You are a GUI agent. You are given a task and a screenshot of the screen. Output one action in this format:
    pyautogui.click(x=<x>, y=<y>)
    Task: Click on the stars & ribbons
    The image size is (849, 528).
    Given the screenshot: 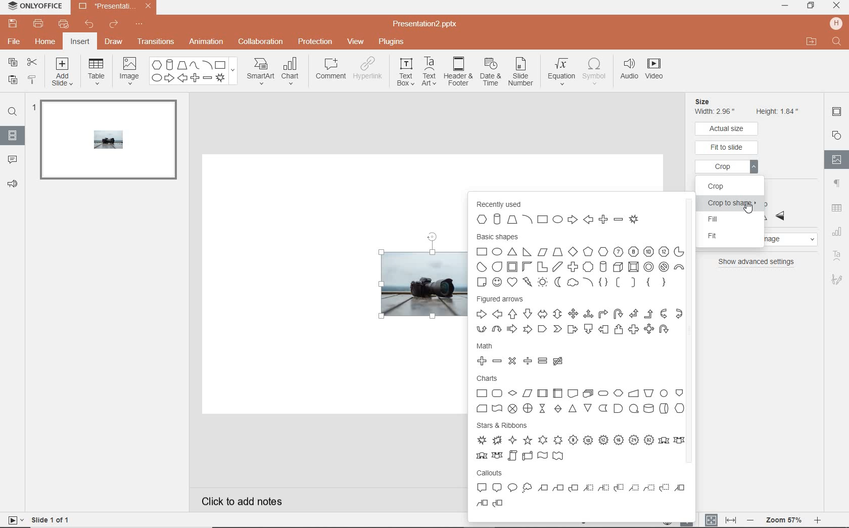 What is the action you would take?
    pyautogui.click(x=580, y=442)
    